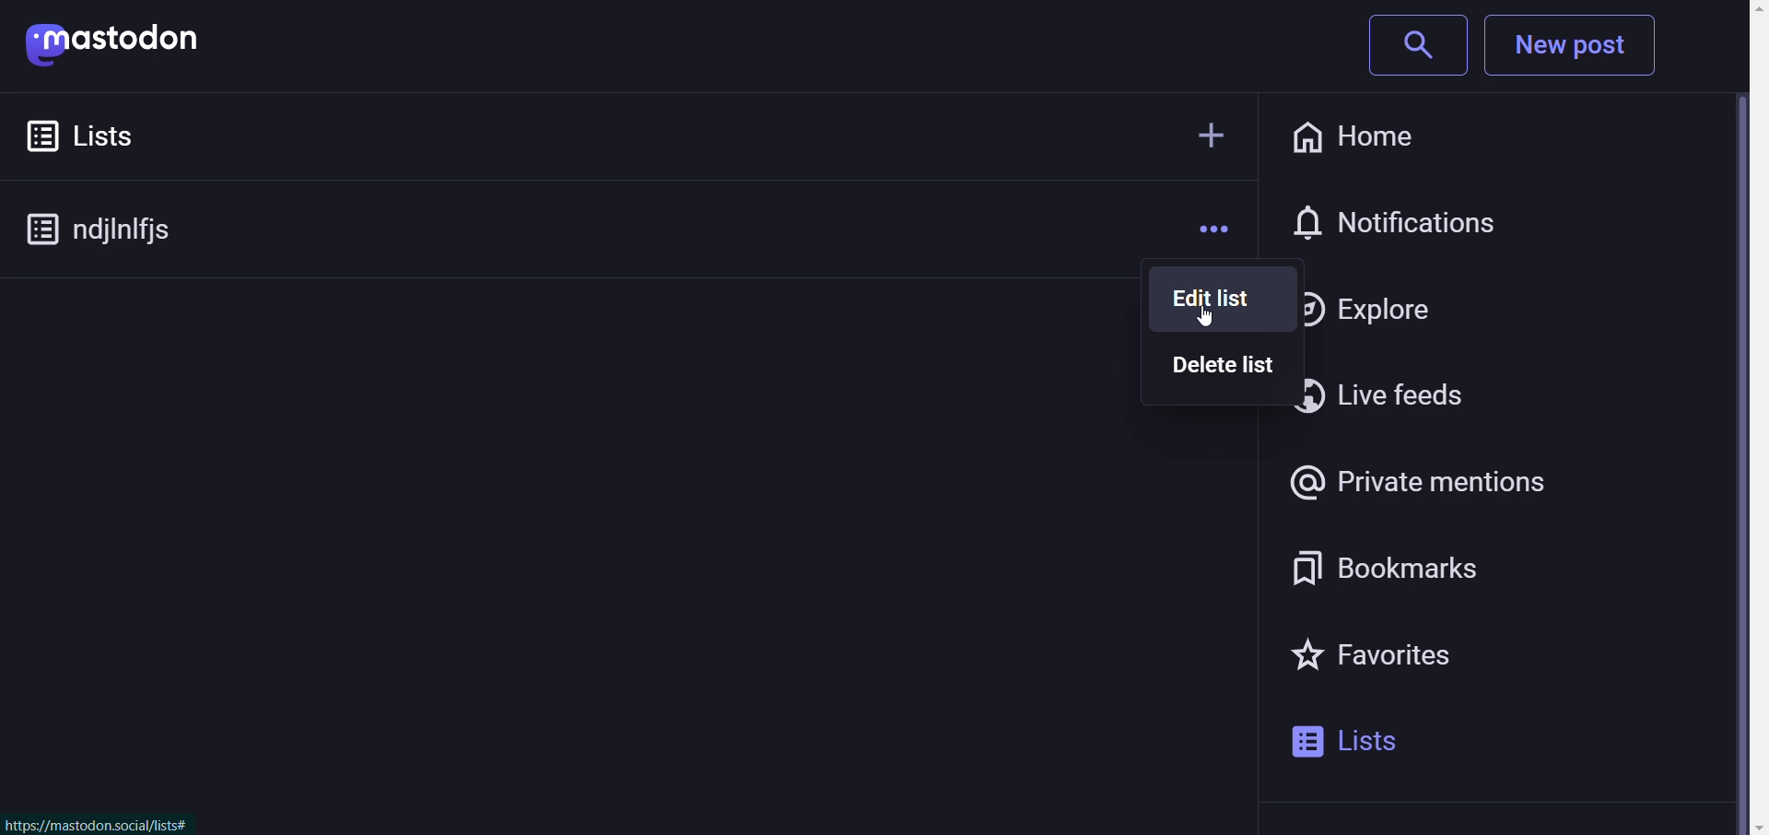 This screenshot has height=835, width=1769. Describe the element at coordinates (1745, 826) in the screenshot. I see `scroll down` at that location.